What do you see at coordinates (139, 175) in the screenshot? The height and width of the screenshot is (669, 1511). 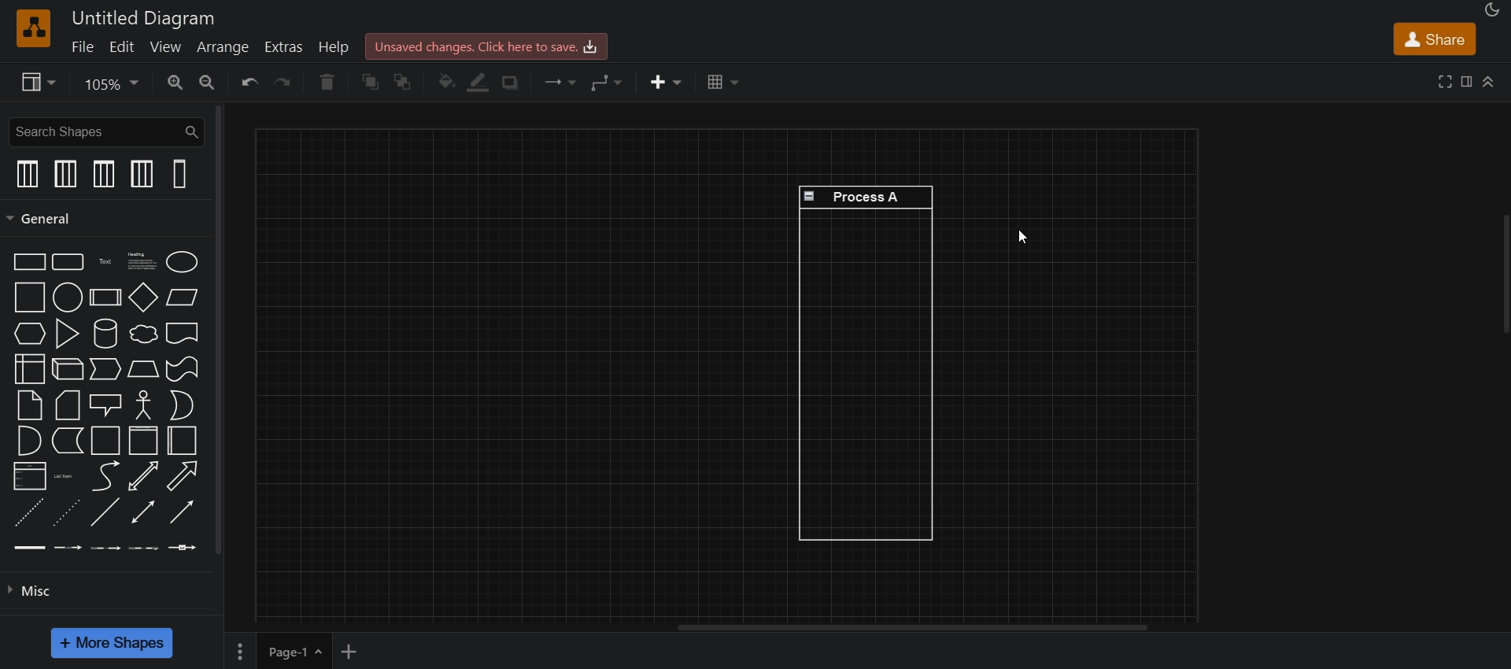 I see `vertical pool 2` at bounding box center [139, 175].